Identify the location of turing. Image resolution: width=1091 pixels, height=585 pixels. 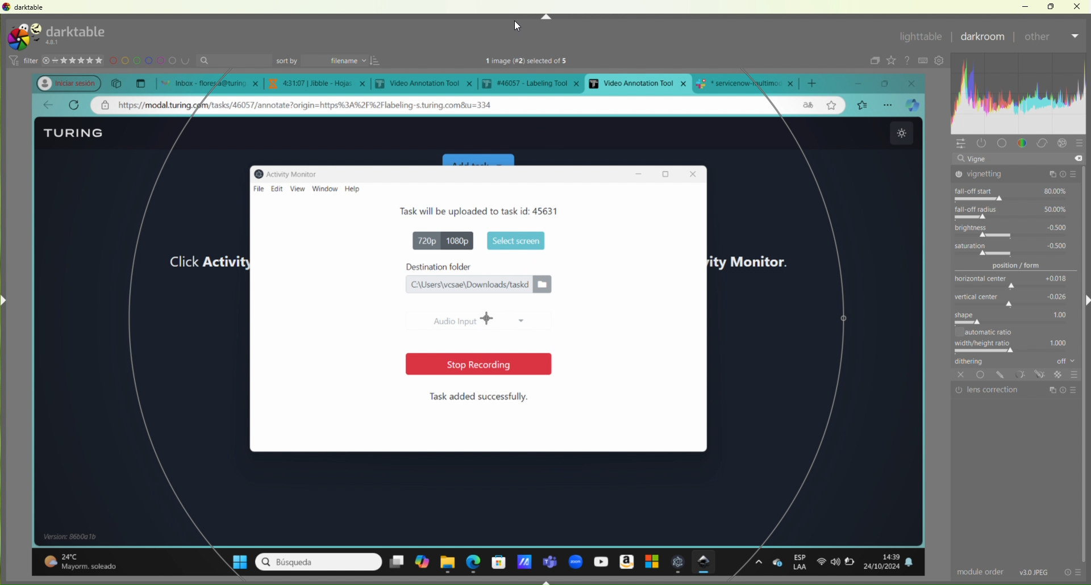
(69, 35).